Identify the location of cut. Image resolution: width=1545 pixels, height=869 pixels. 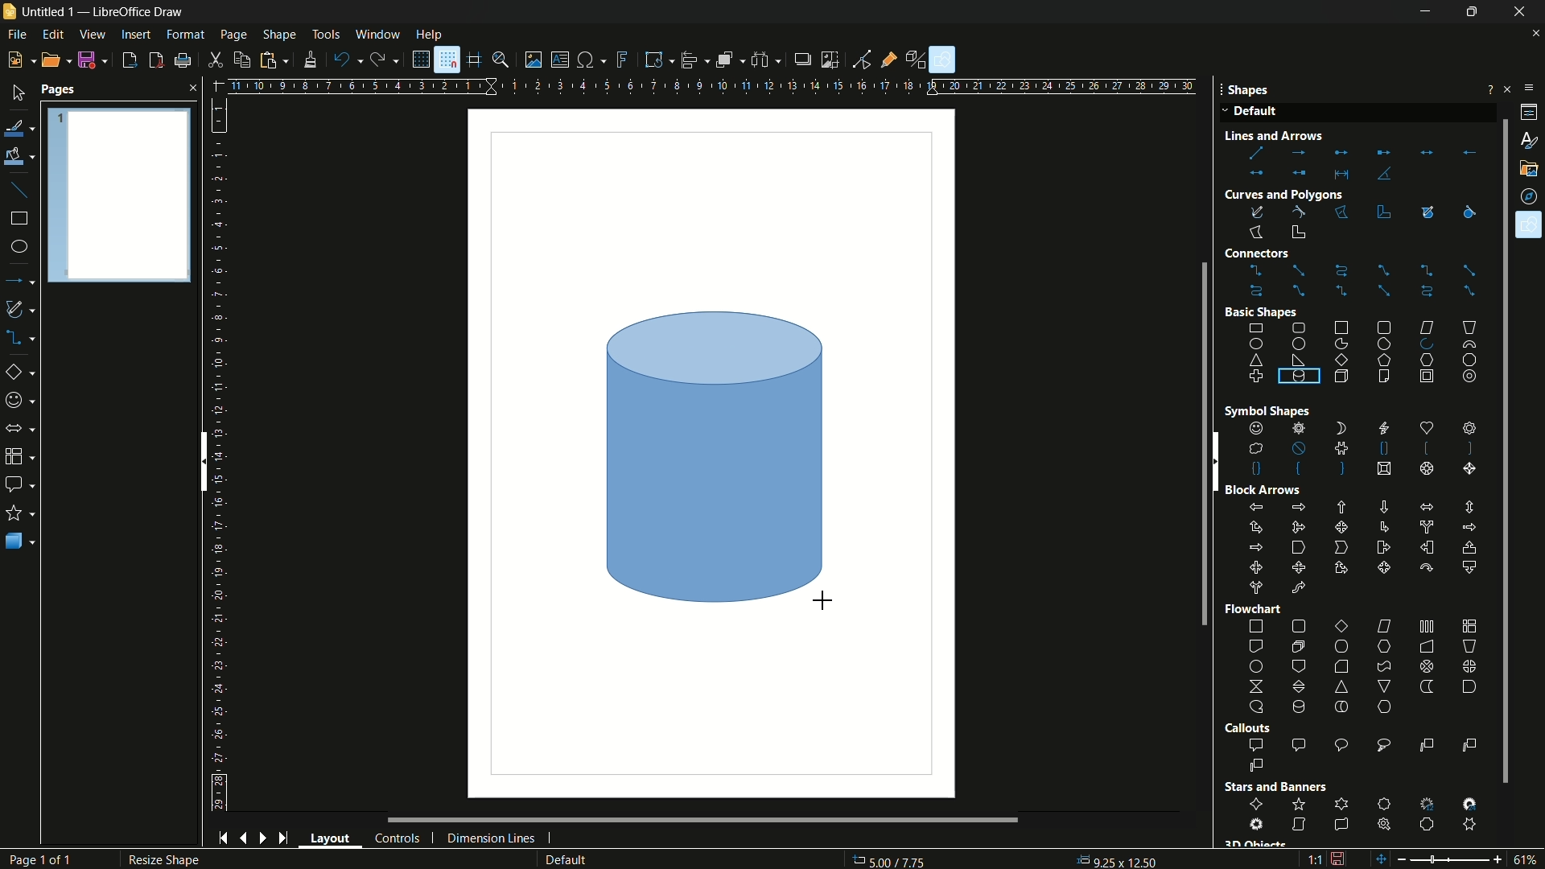
(218, 60).